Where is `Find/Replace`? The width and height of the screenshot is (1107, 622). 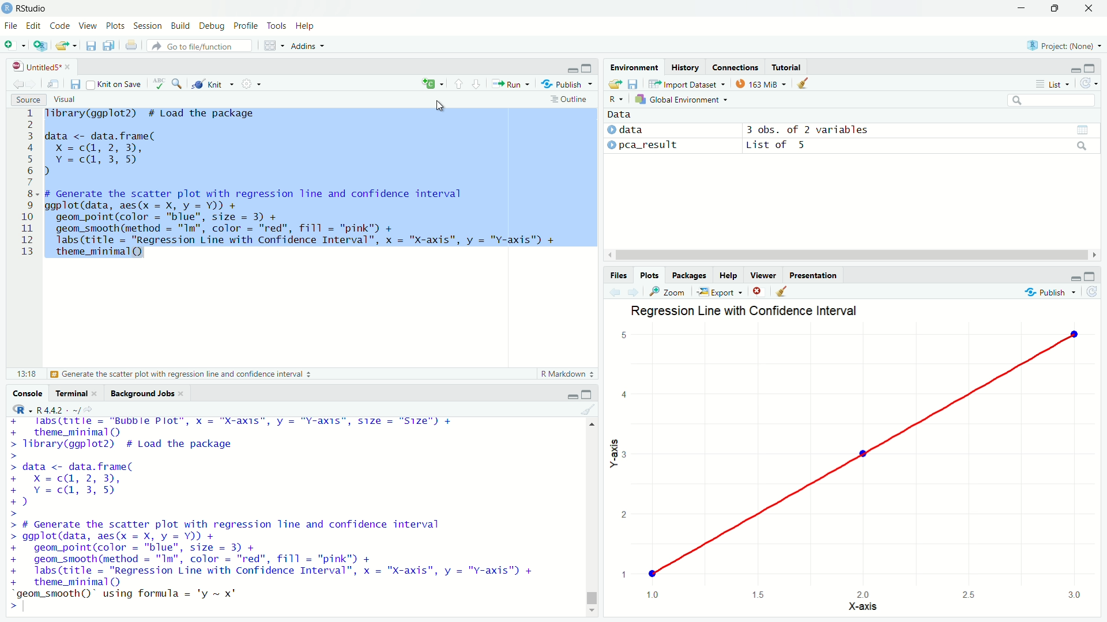 Find/Replace is located at coordinates (177, 84).